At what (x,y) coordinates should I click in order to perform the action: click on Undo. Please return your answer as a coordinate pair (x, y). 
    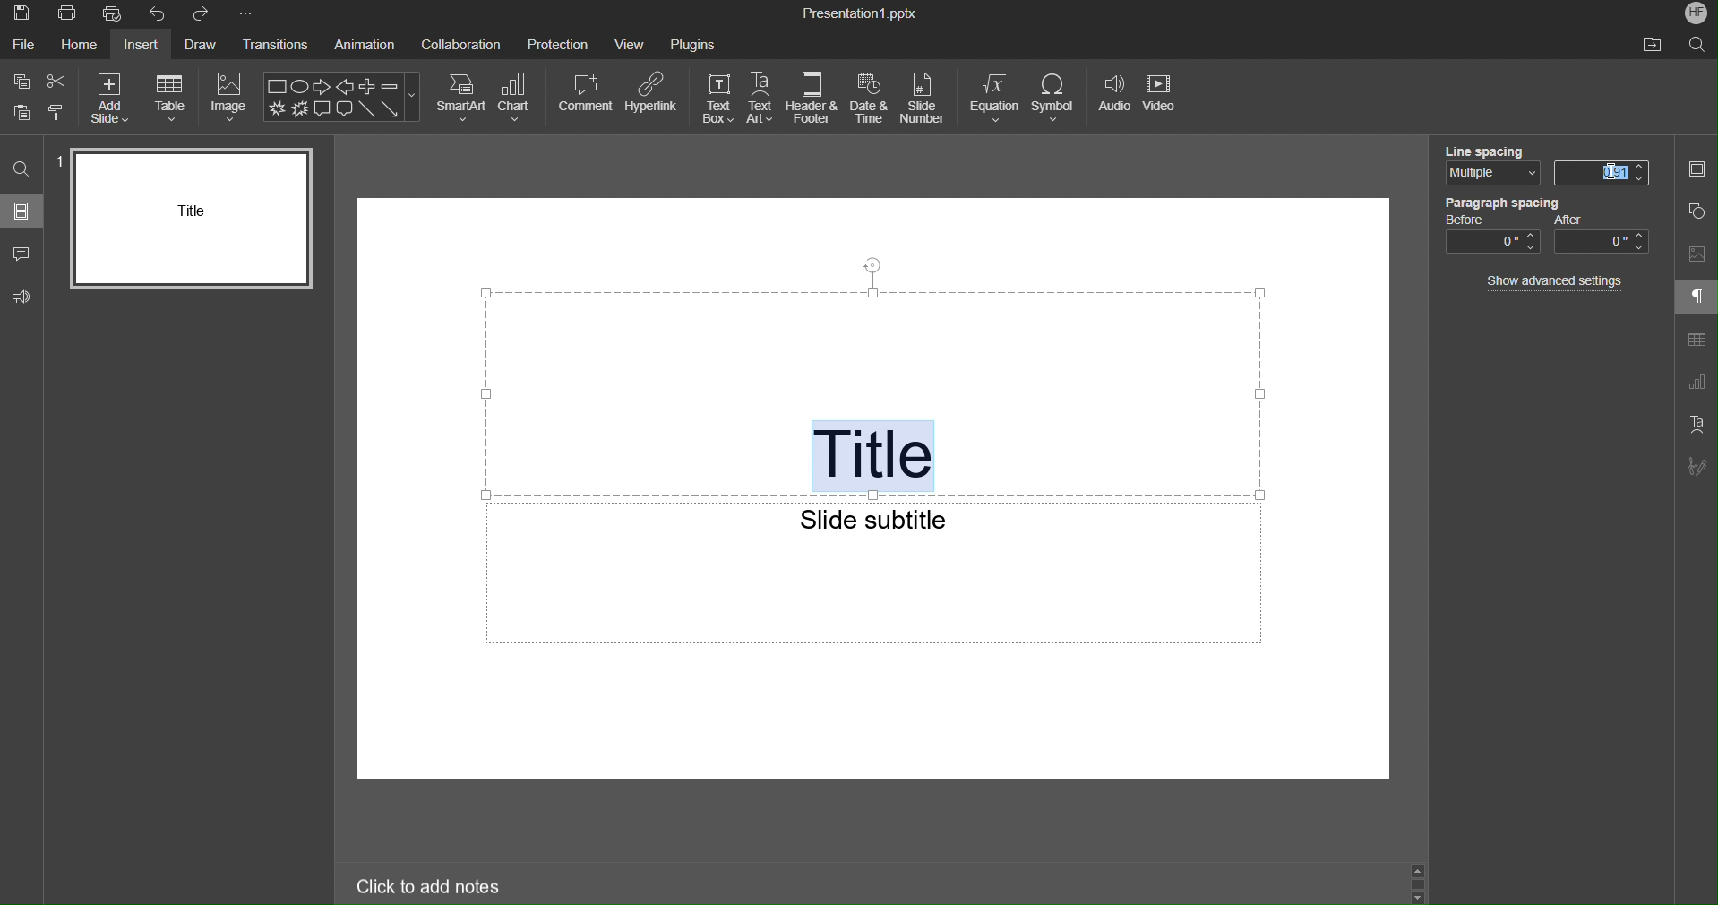
    Looking at the image, I should click on (159, 15).